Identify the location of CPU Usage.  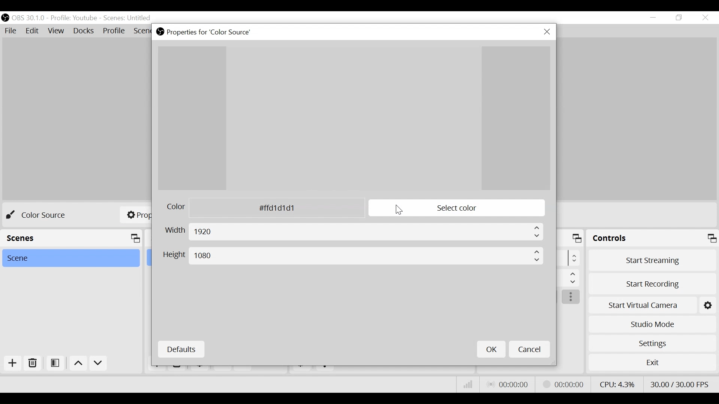
(618, 384).